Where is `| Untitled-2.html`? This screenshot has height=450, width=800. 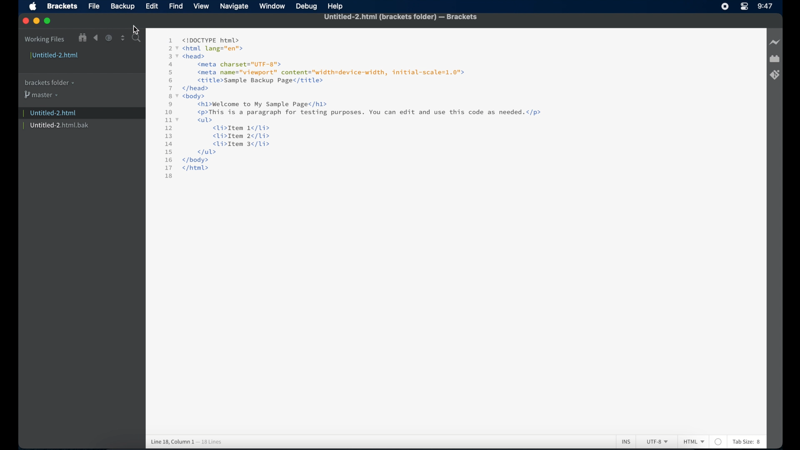 | Untitled-2.html is located at coordinates (51, 112).